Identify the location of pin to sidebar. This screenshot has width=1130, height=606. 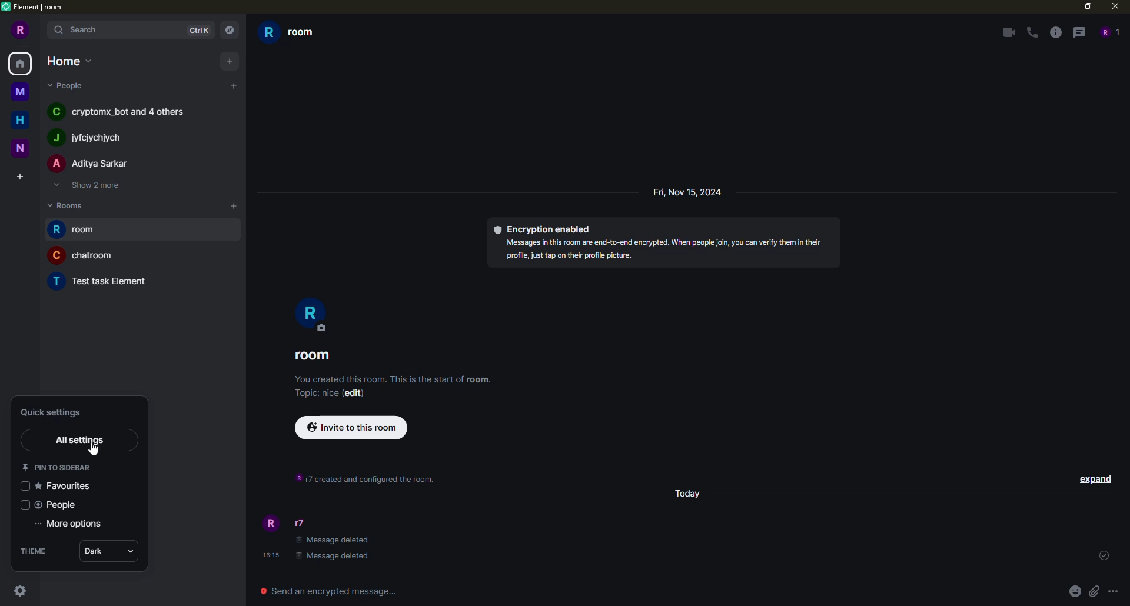
(58, 467).